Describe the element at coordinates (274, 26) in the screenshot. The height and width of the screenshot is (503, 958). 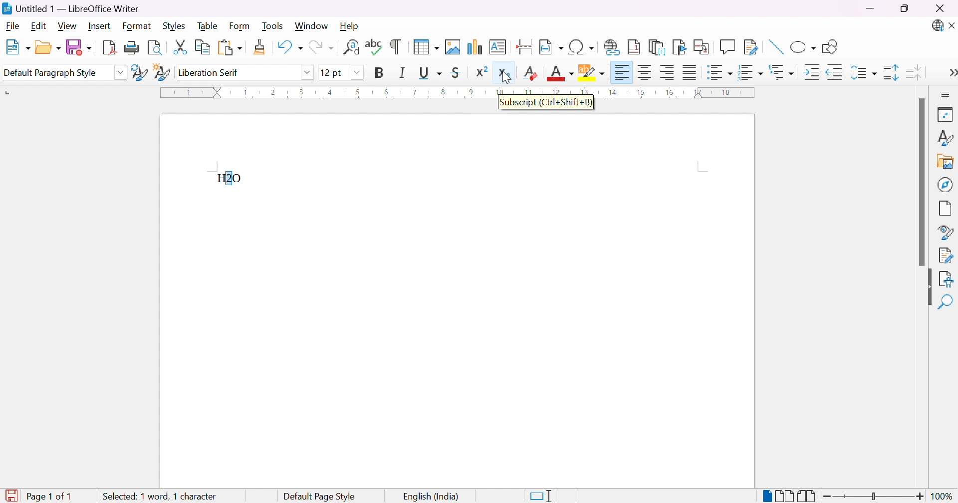
I see `Tools` at that location.